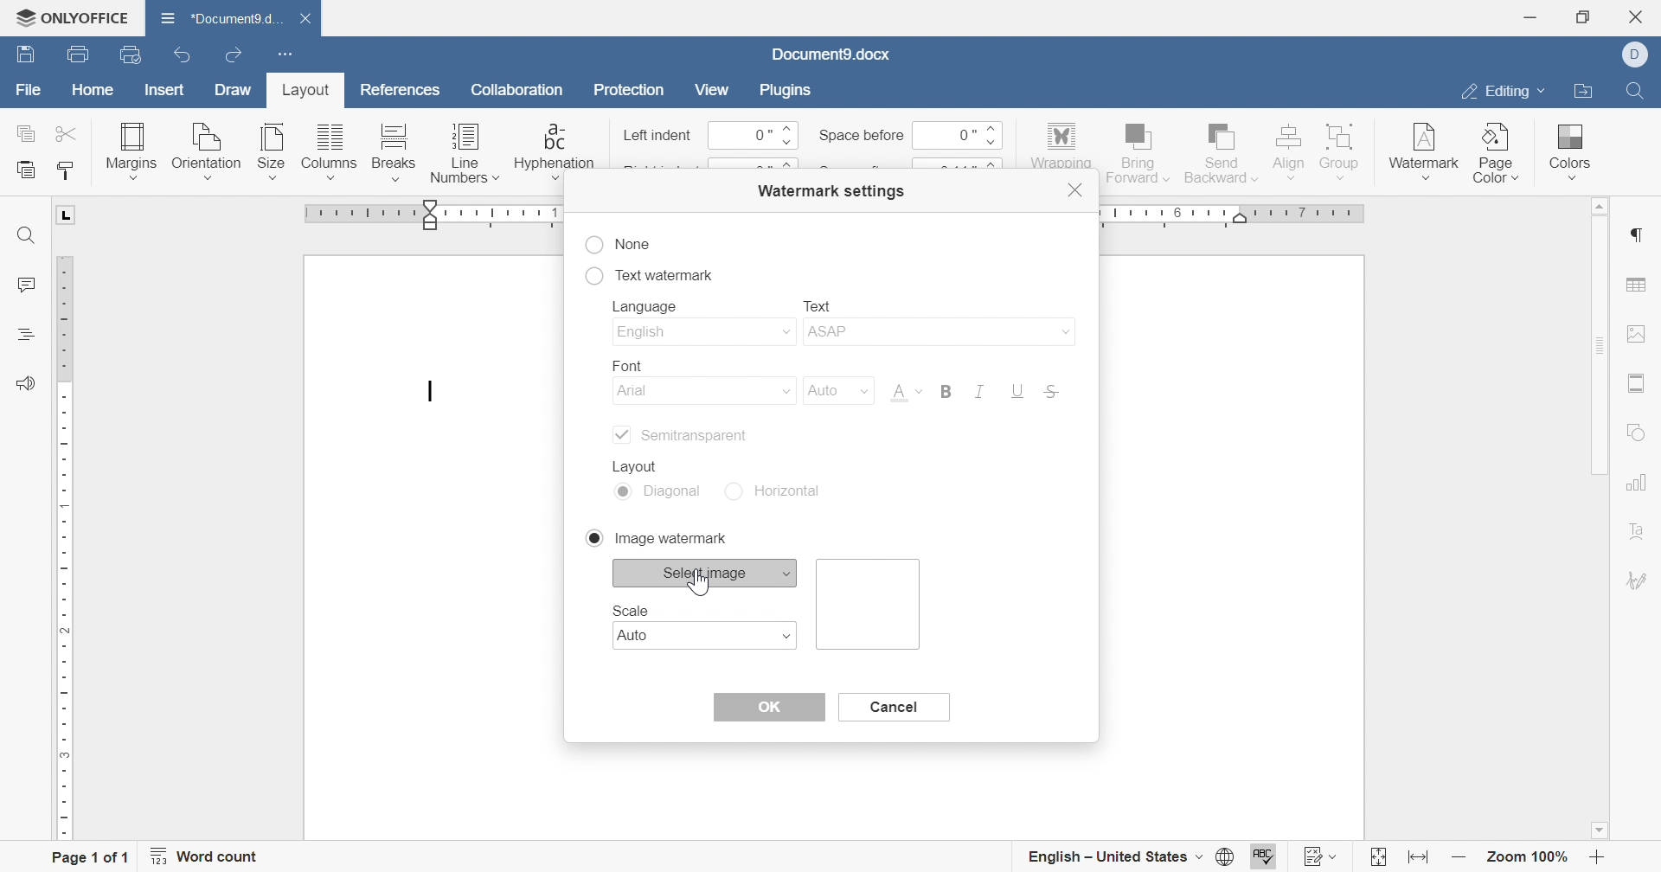 The image size is (1661, 872). Describe the element at coordinates (1231, 856) in the screenshot. I see `set document language` at that location.